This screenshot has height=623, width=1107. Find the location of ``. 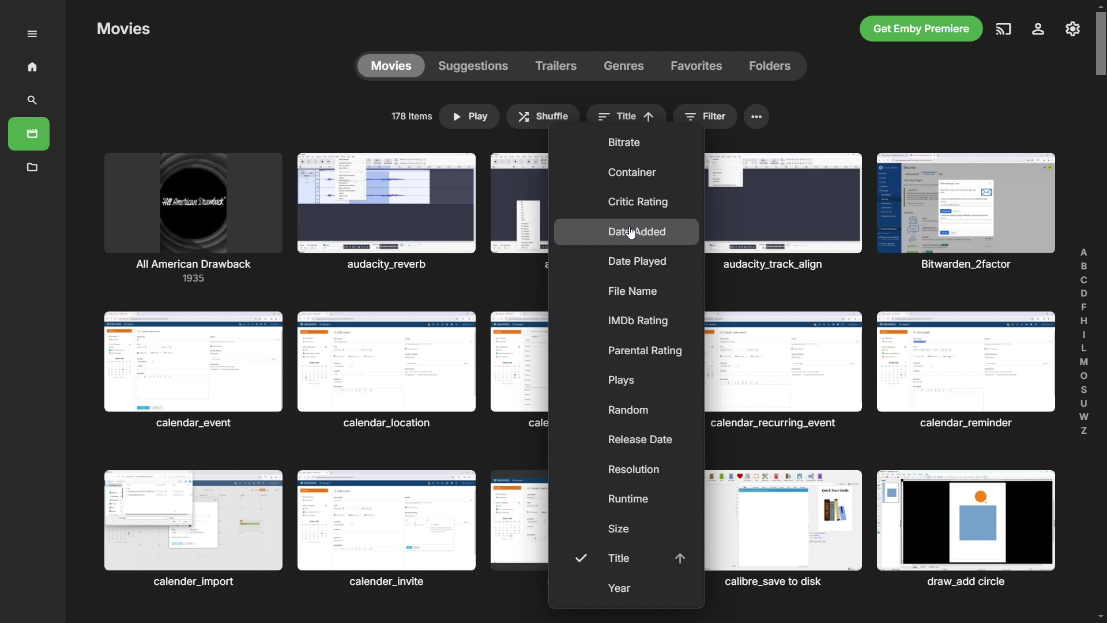

 is located at coordinates (785, 371).